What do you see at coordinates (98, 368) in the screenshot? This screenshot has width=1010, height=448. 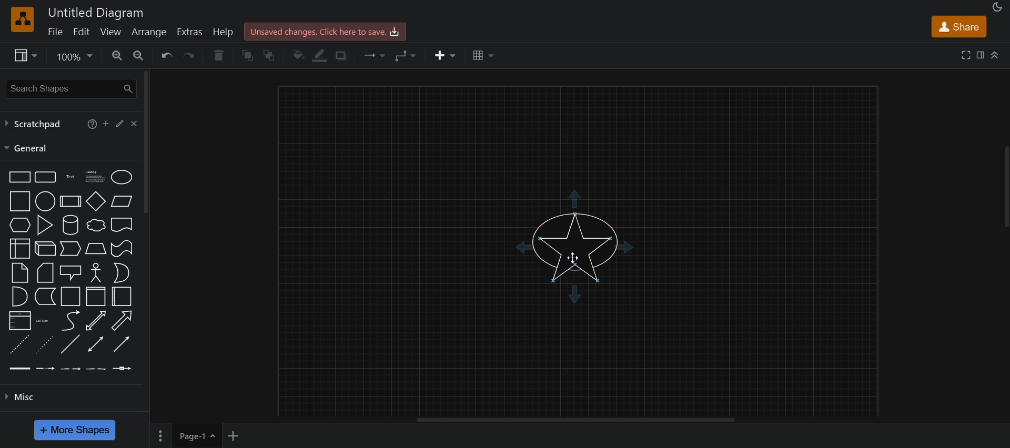 I see `connetor with 3 lable` at bounding box center [98, 368].